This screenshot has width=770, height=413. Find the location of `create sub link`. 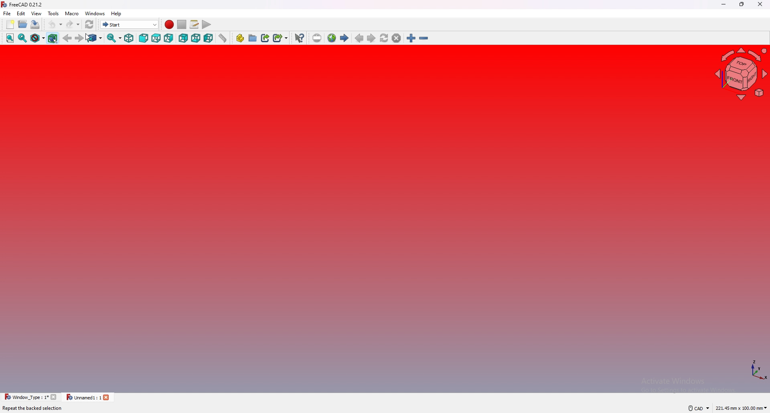

create sub link is located at coordinates (281, 38).